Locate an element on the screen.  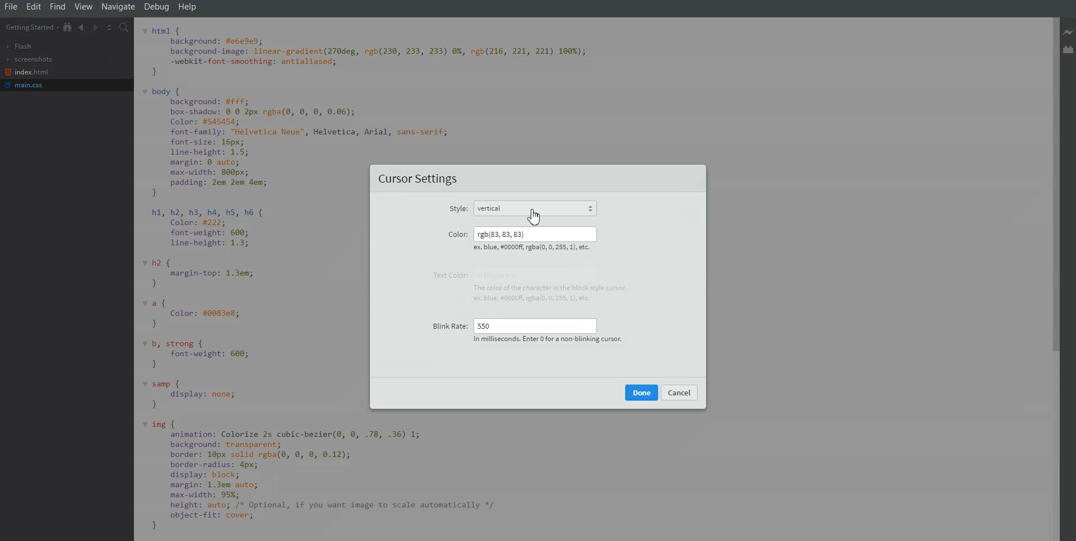
In milliseconds. Enter 0 for a non-blinking cursor. is located at coordinates (546, 340).